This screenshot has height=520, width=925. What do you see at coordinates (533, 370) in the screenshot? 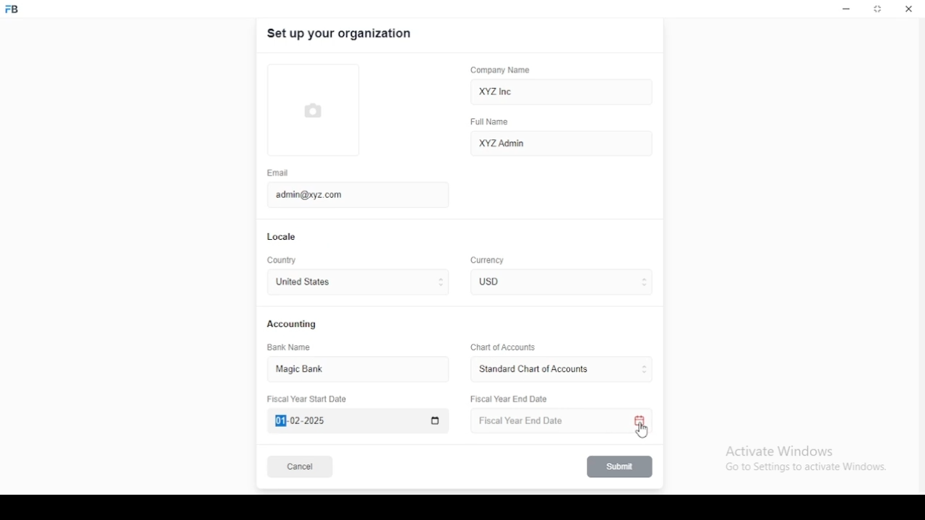
I see `L ‘Standard Chart of Accounts` at bounding box center [533, 370].